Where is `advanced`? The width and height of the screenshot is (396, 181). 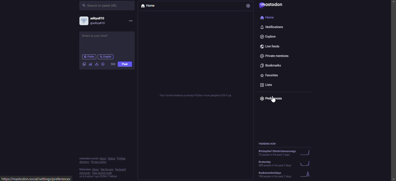
advanced is located at coordinates (97, 64).